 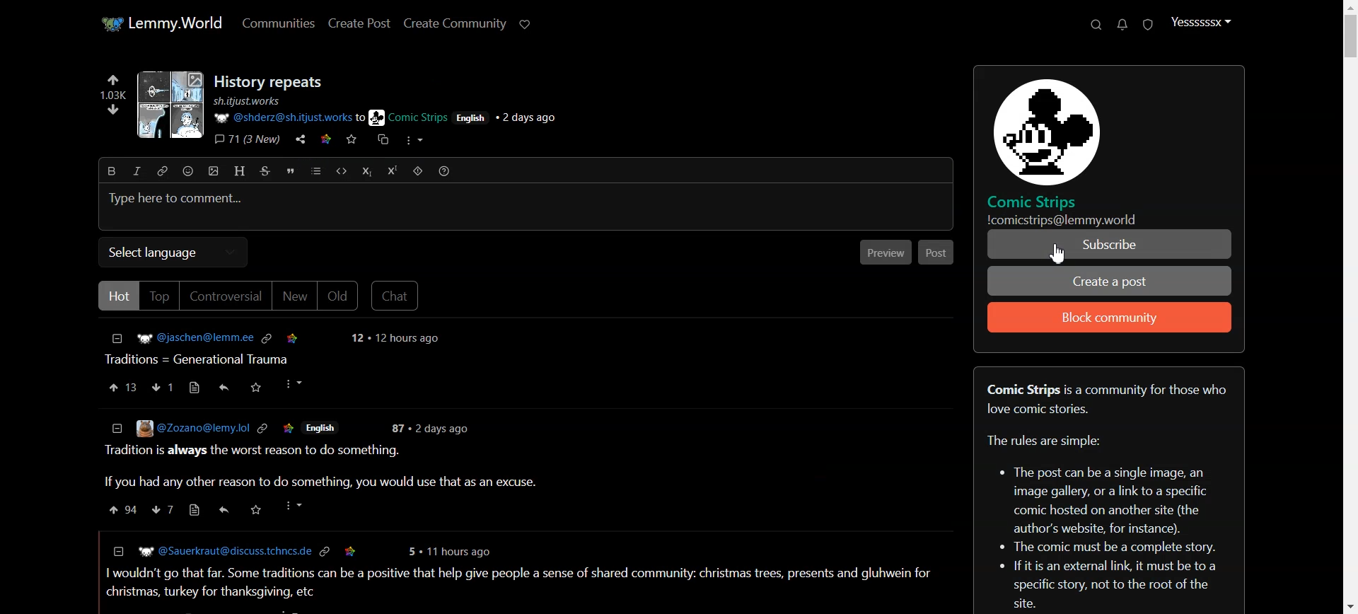 I want to click on Quote, so click(x=290, y=170).